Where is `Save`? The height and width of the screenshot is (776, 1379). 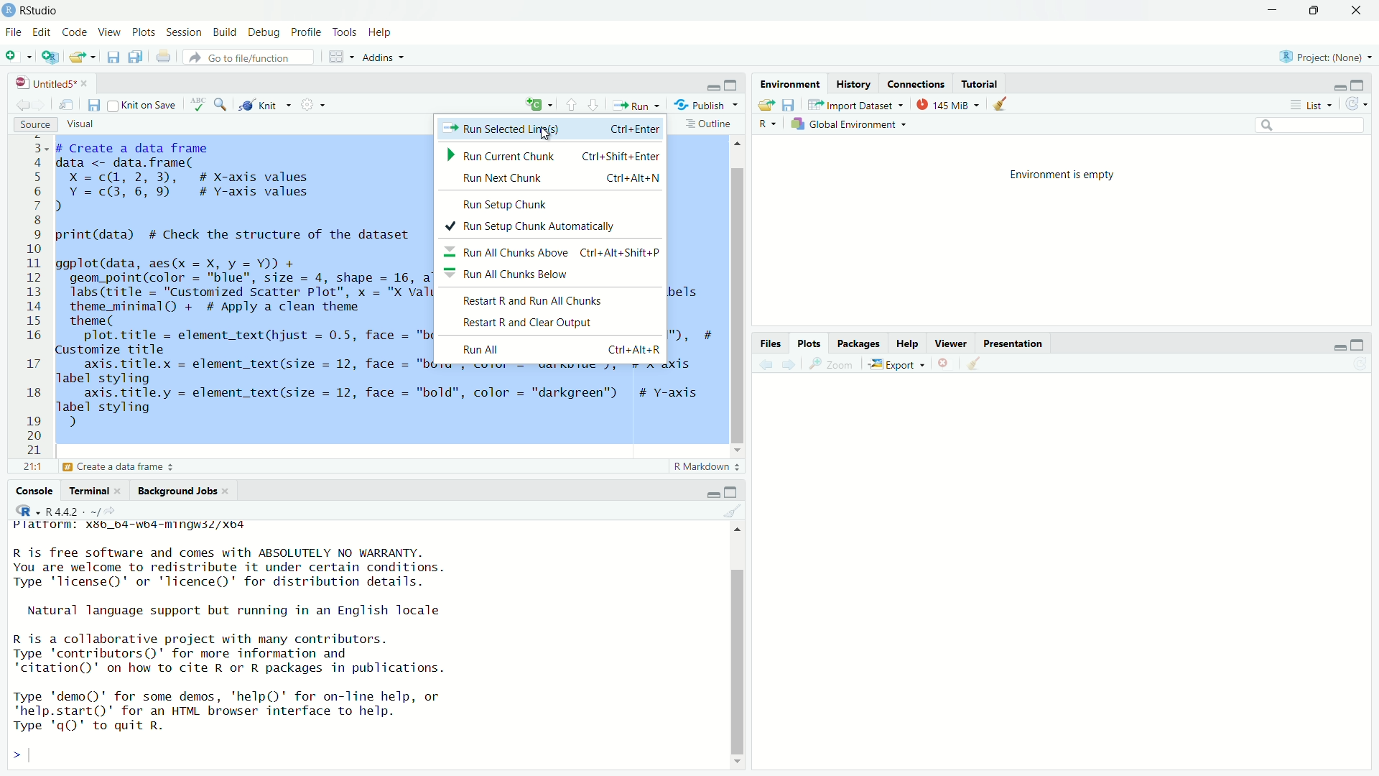
Save is located at coordinates (93, 105).